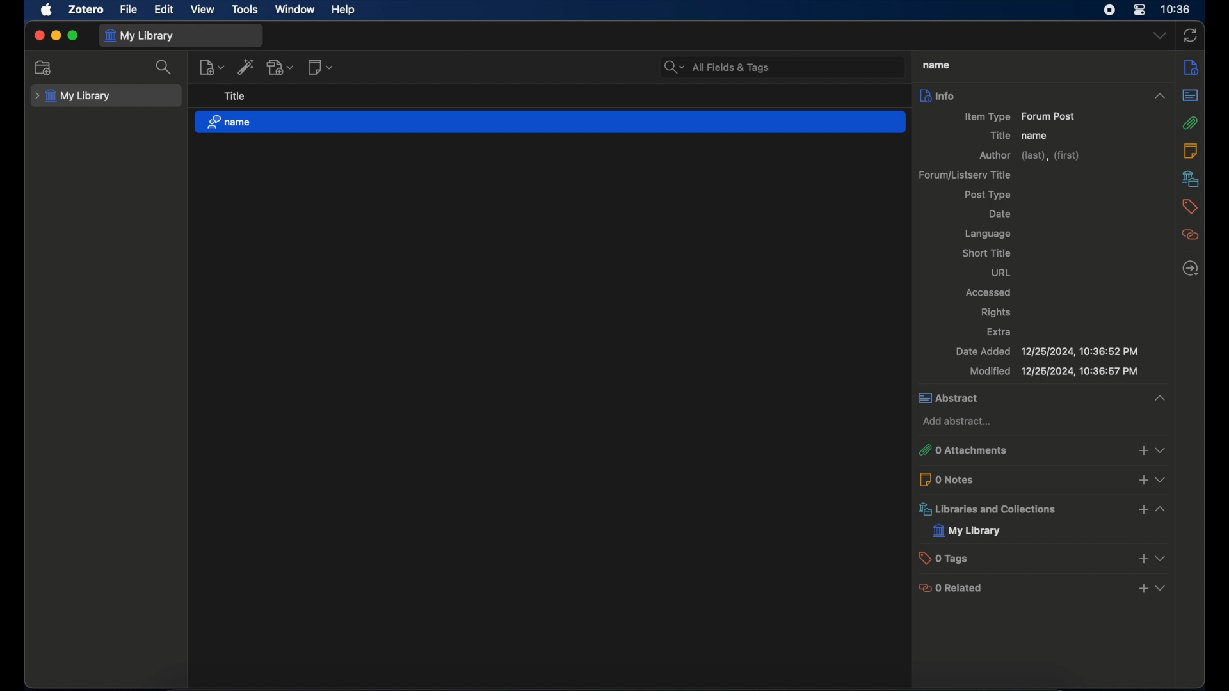 This screenshot has width=1229, height=691. I want to click on info, so click(1191, 68).